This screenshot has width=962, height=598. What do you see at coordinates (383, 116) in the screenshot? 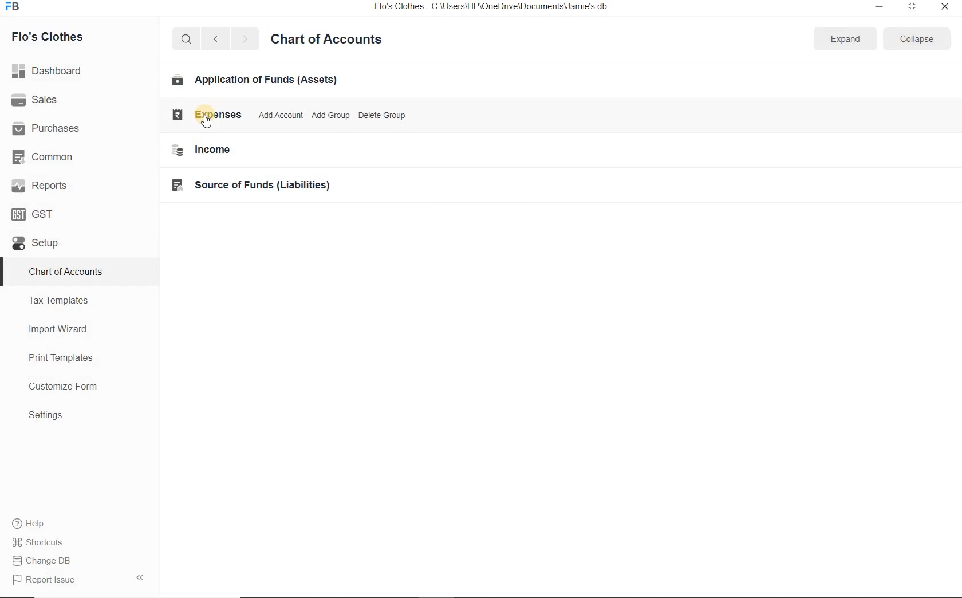
I see `Delete Group` at bounding box center [383, 116].